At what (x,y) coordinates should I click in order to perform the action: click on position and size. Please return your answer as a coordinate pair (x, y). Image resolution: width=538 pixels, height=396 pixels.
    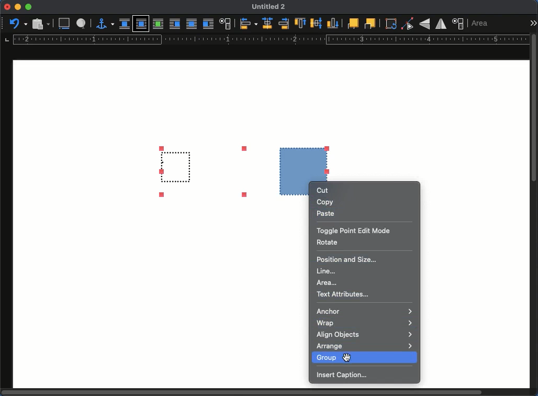
    Looking at the image, I should click on (459, 23).